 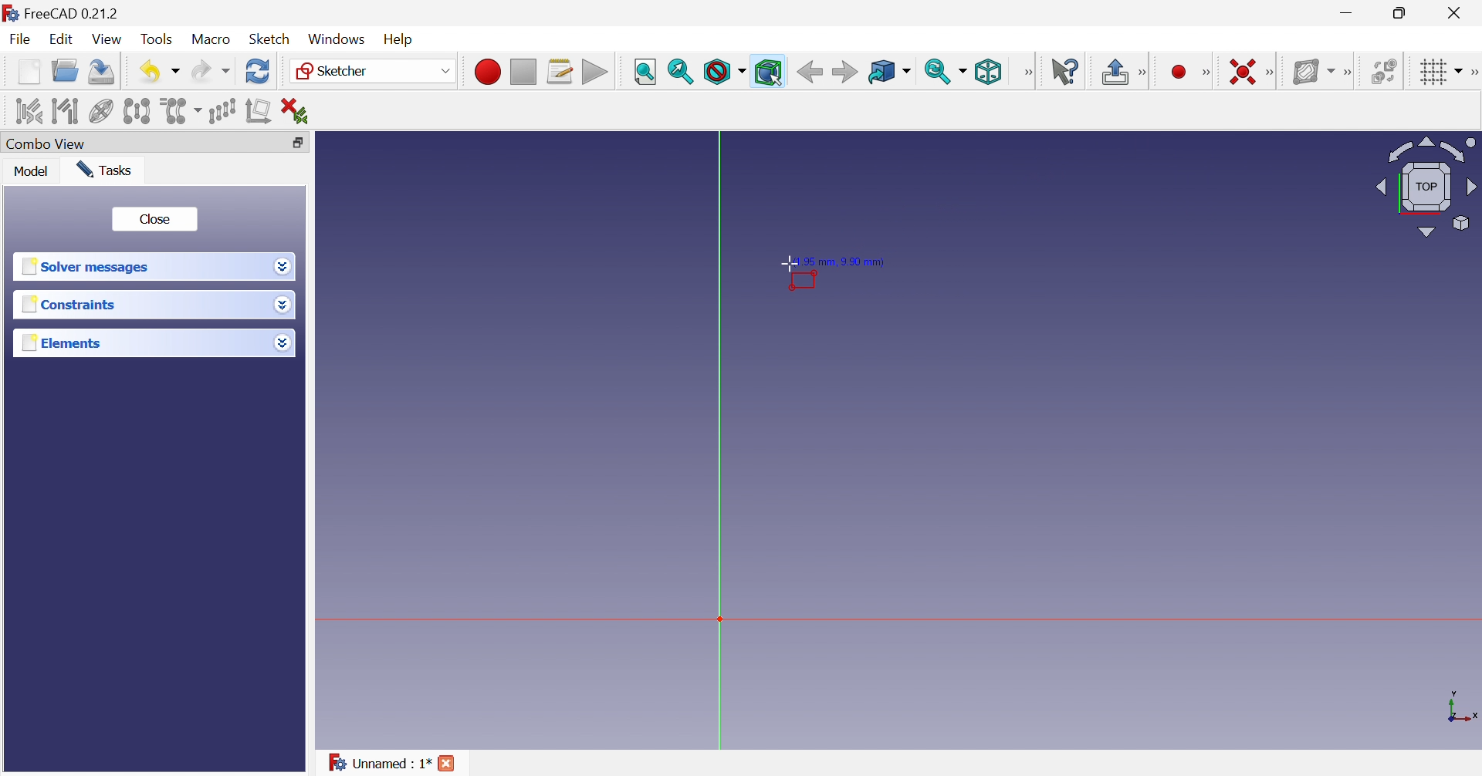 I want to click on Go to linked object, so click(x=888, y=73).